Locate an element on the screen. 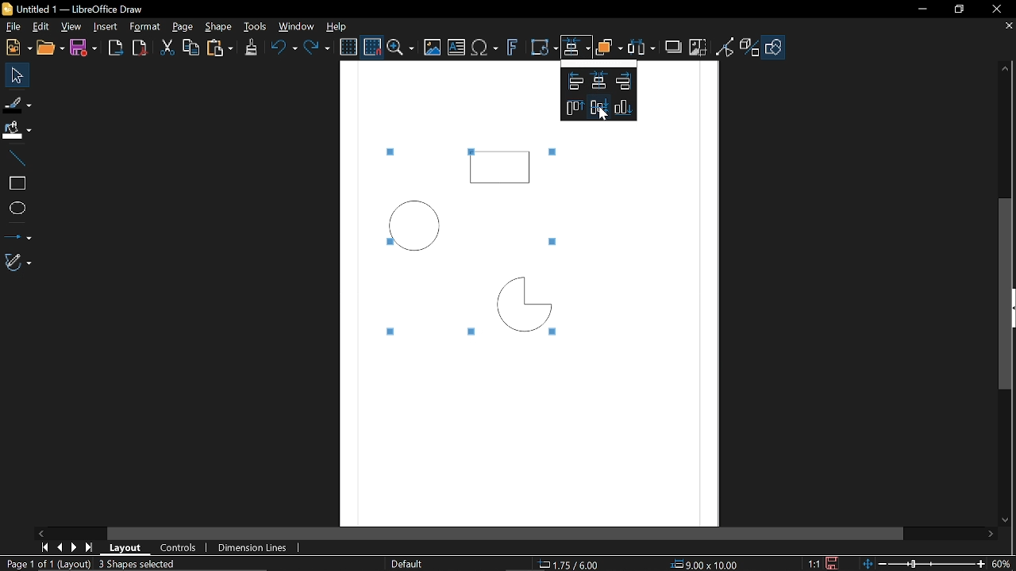 This screenshot has width=1016, height=571. Redo is located at coordinates (317, 48).